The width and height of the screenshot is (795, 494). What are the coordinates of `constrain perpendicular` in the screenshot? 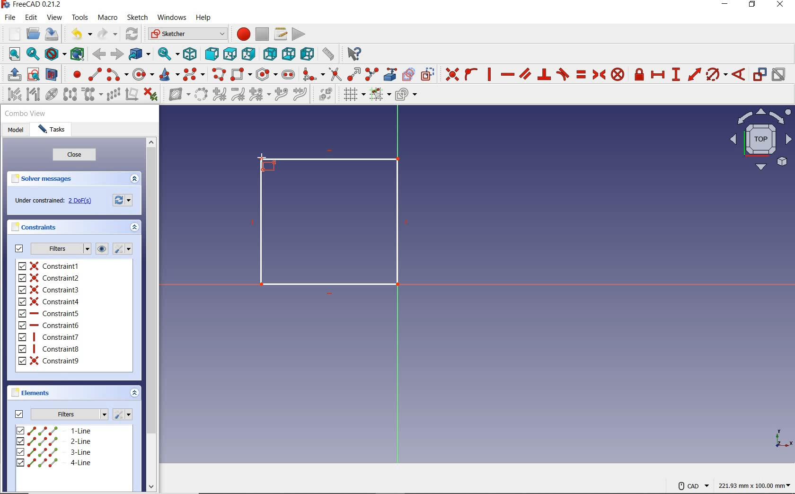 It's located at (544, 74).